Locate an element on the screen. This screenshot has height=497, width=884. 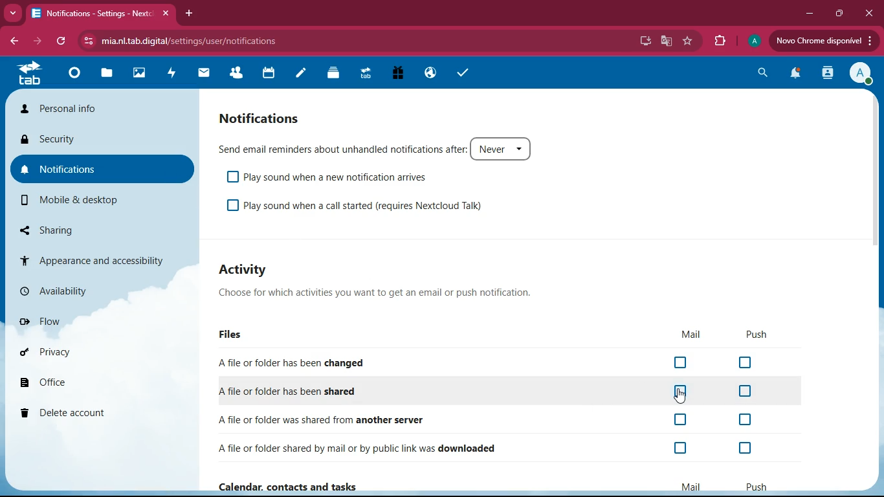
home is located at coordinates (74, 76).